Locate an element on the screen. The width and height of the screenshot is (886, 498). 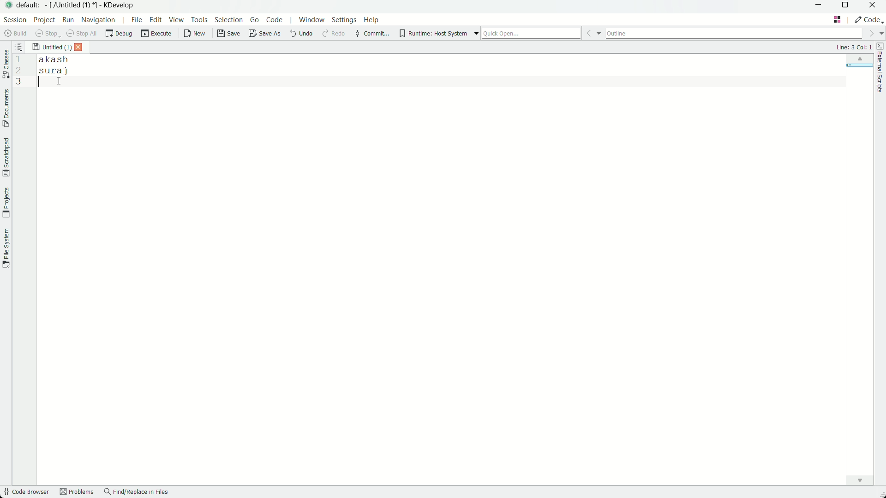
change layout is located at coordinates (838, 19).